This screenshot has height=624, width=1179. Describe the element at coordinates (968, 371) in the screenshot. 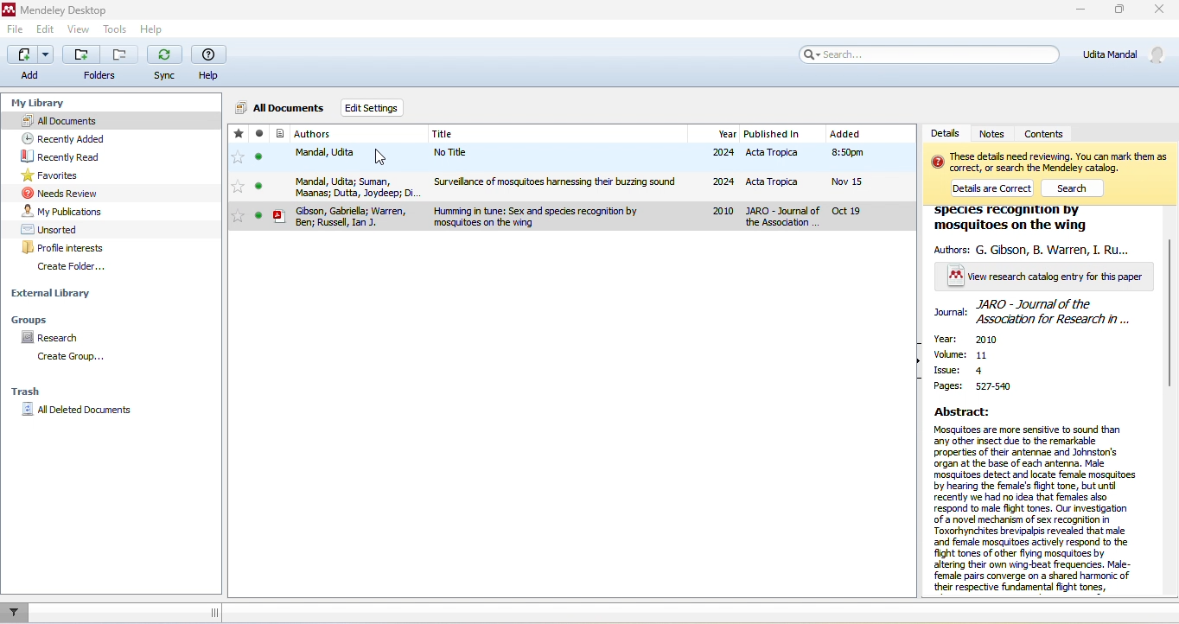

I see `issue :4` at that location.